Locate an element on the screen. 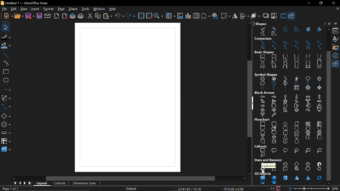 This screenshot has height=191, width=340. Horizontal scroll bar is located at coordinates (132, 178).